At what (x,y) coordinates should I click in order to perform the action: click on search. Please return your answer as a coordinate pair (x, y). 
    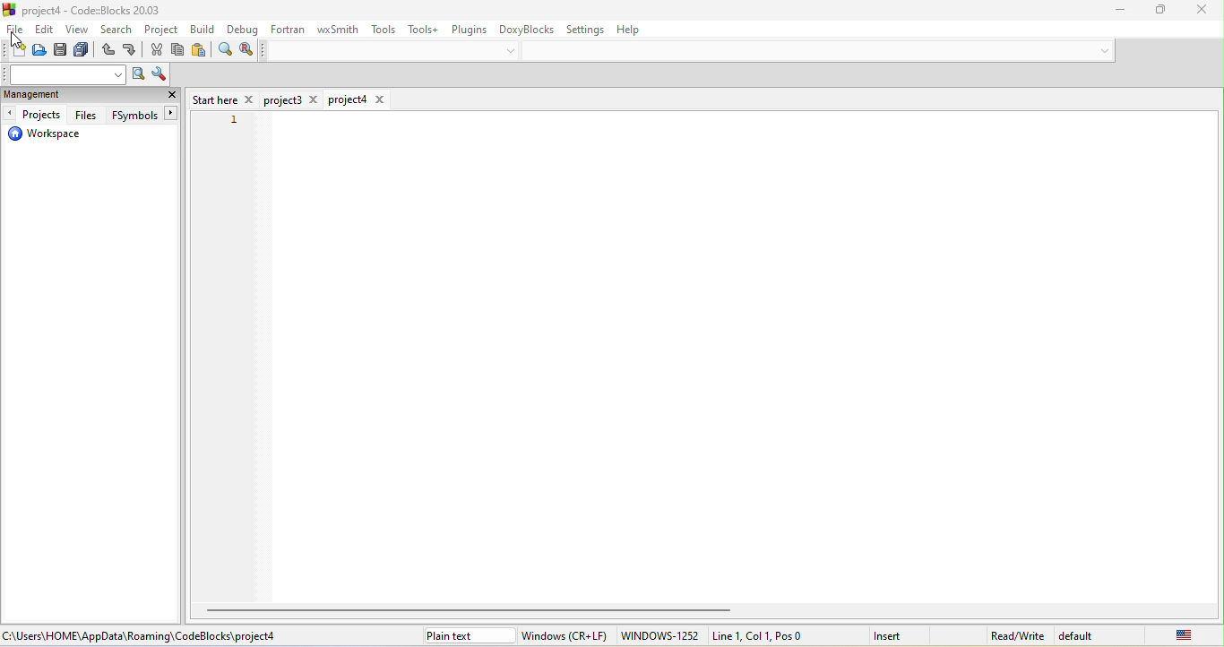
    Looking at the image, I should click on (118, 31).